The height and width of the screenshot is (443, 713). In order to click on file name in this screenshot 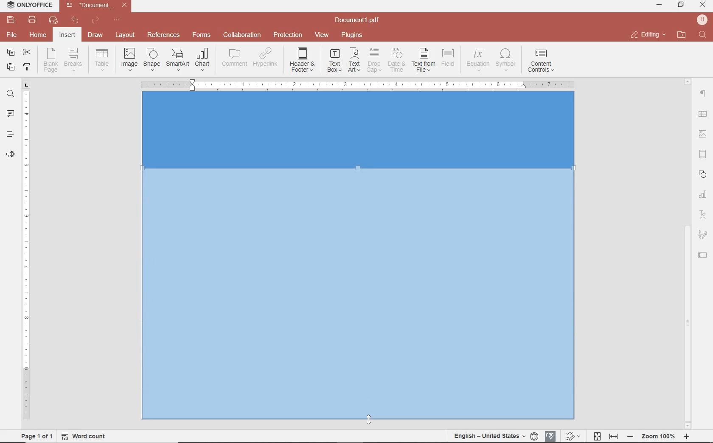, I will do `click(98, 5)`.